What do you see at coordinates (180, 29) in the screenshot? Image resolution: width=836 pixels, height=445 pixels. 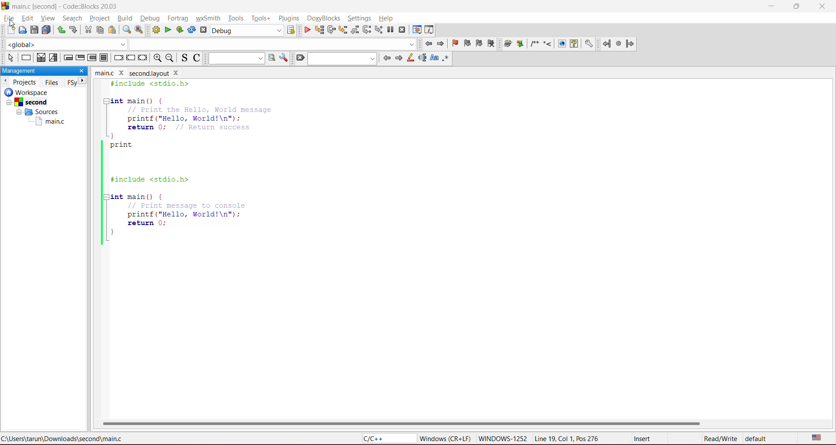 I see `build and run` at bounding box center [180, 29].